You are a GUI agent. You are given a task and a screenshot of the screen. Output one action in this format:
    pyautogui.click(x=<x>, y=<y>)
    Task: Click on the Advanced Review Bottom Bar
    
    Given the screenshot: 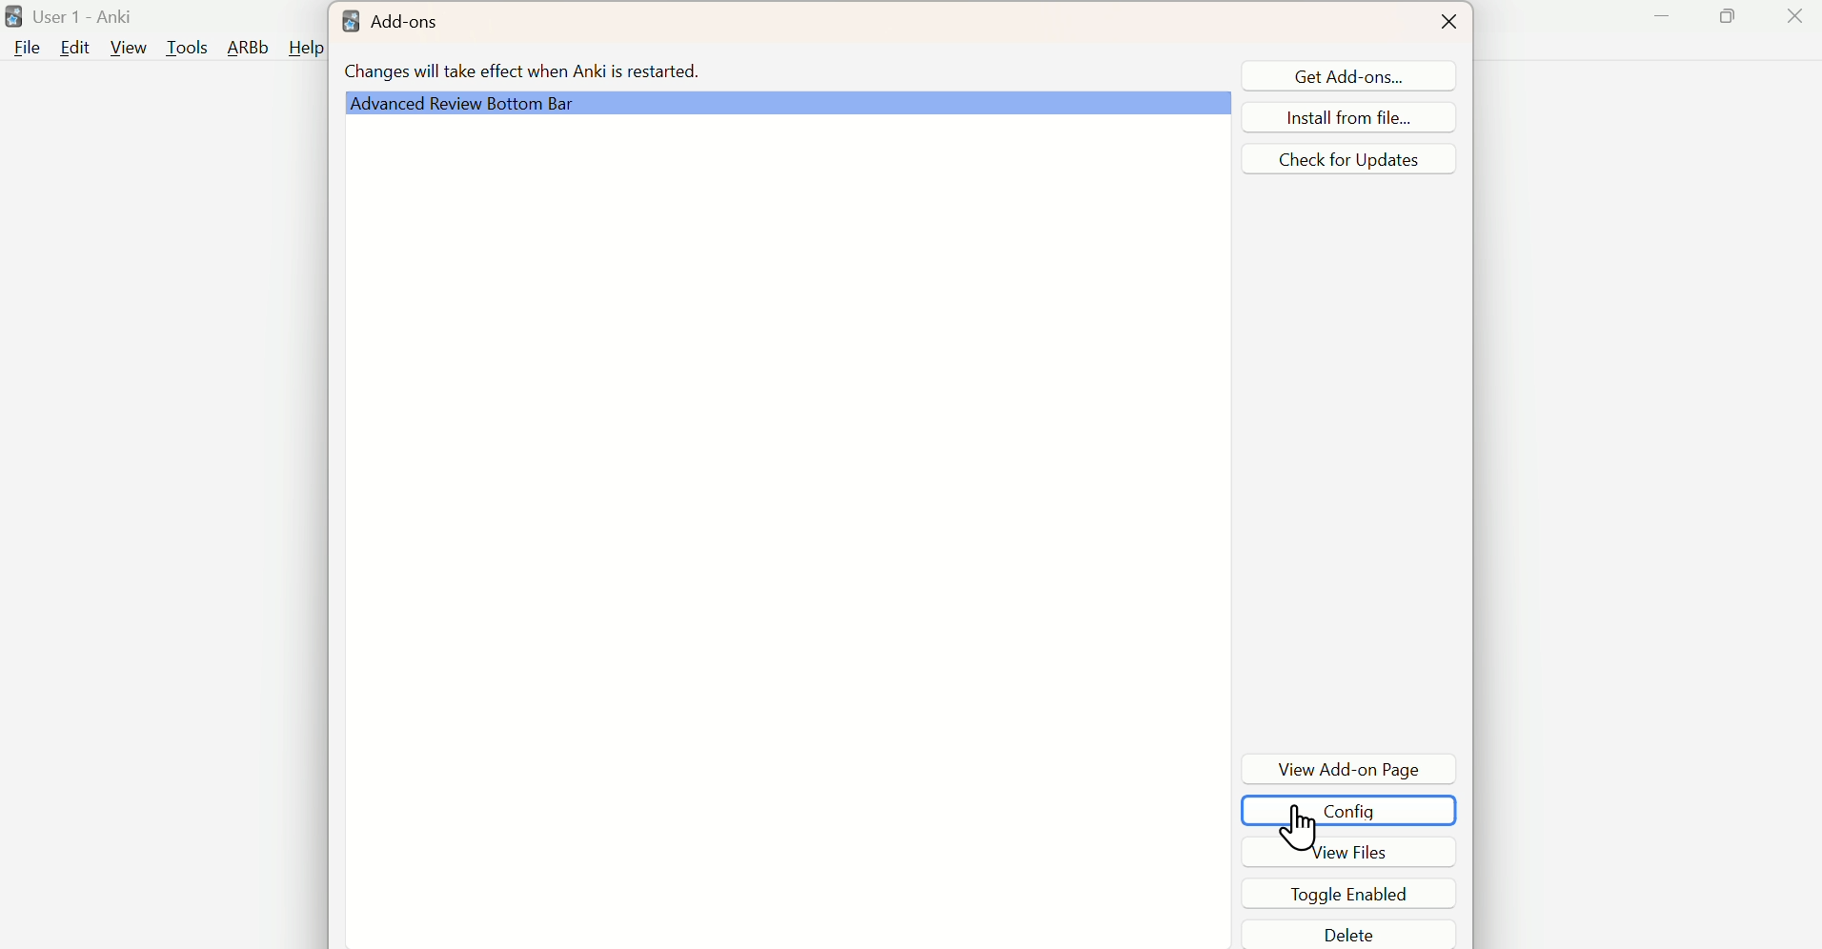 What is the action you would take?
    pyautogui.click(x=786, y=108)
    